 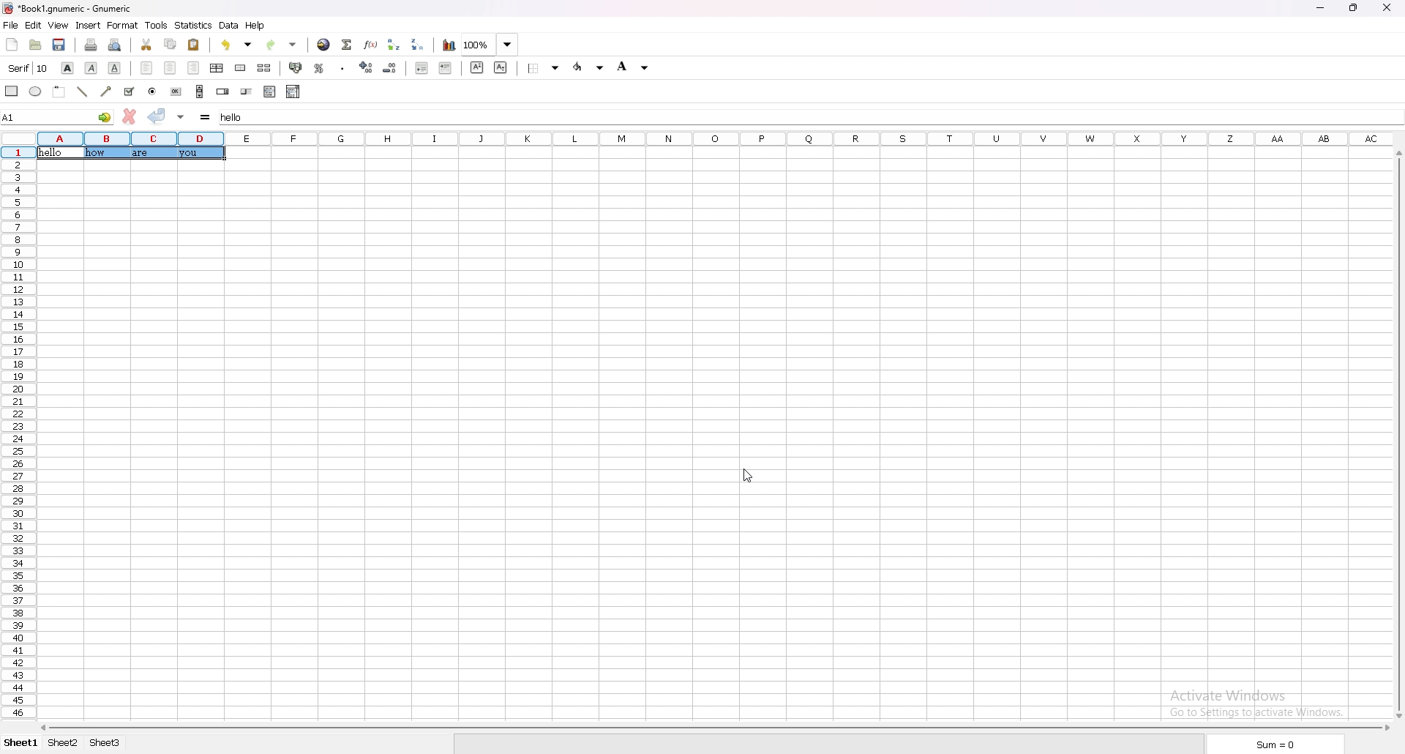 I want to click on sheet 2, so click(x=64, y=743).